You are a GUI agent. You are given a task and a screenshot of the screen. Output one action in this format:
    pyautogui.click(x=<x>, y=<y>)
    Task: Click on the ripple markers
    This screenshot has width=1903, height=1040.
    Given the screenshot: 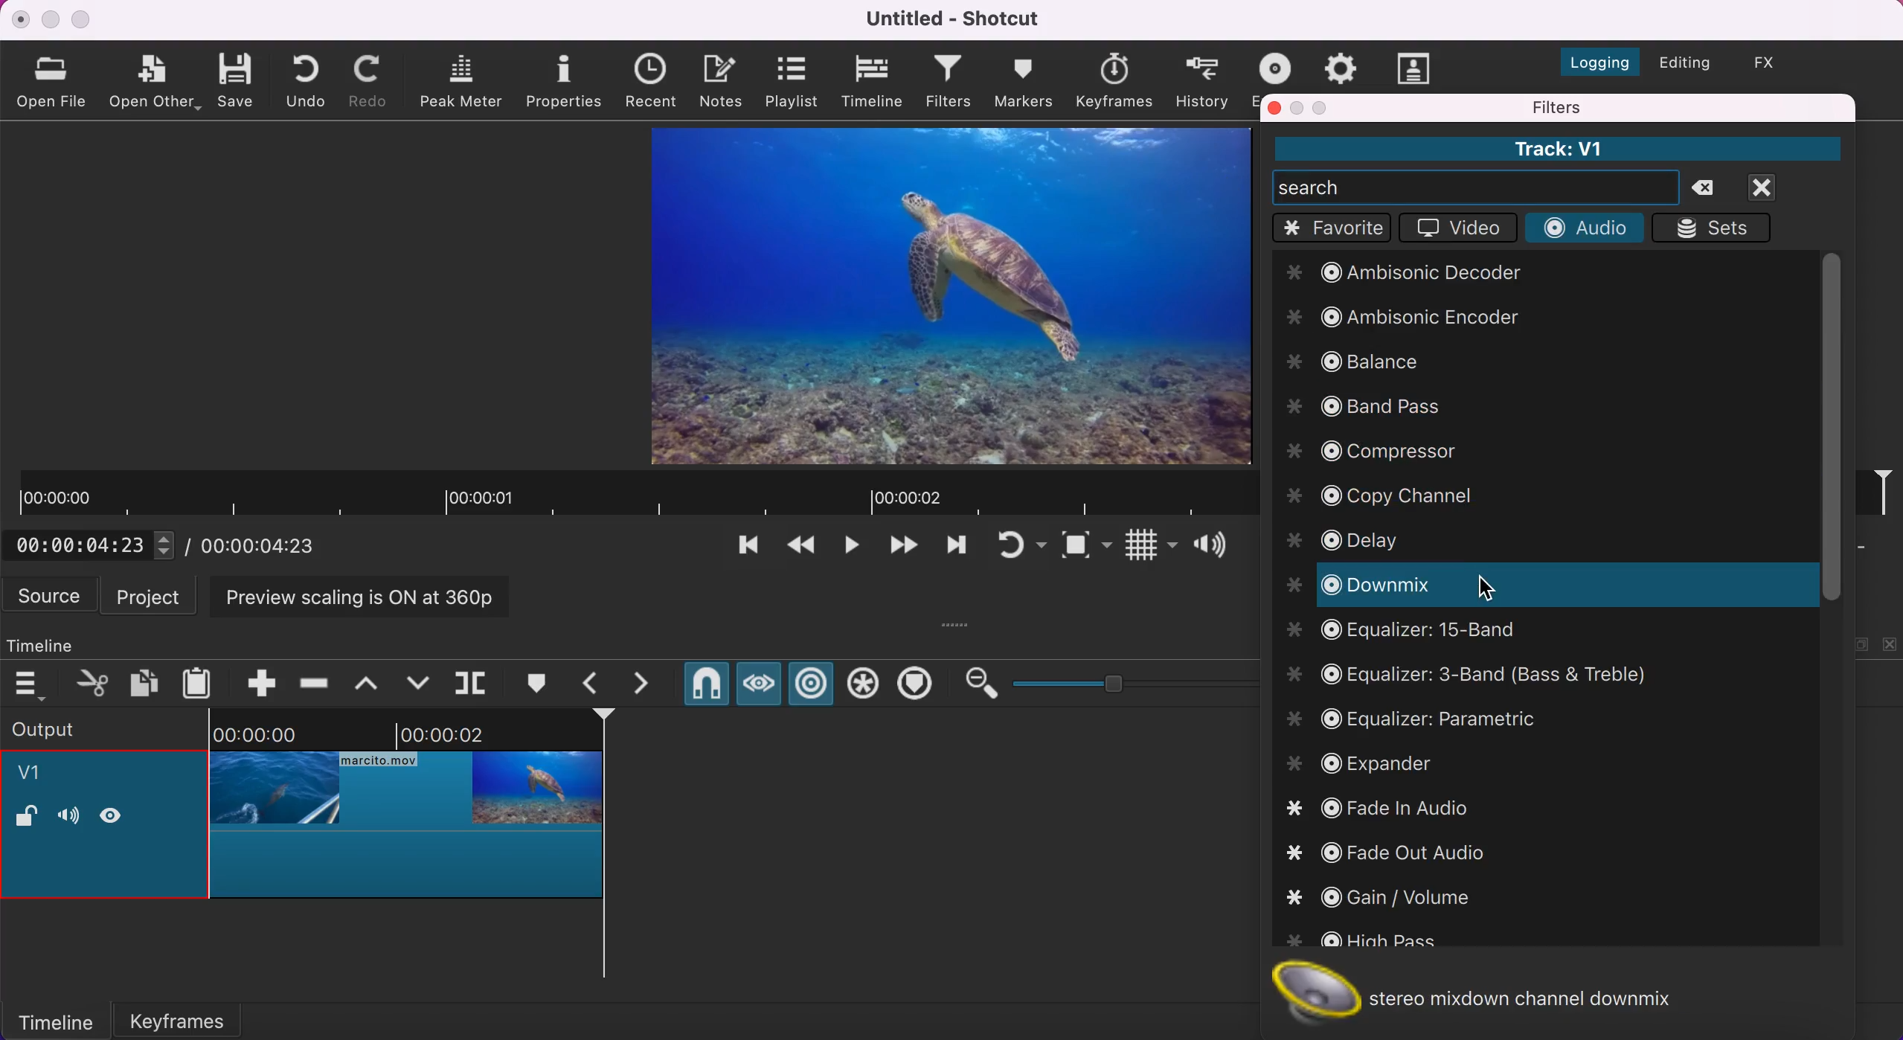 What is the action you would take?
    pyautogui.click(x=919, y=685)
    